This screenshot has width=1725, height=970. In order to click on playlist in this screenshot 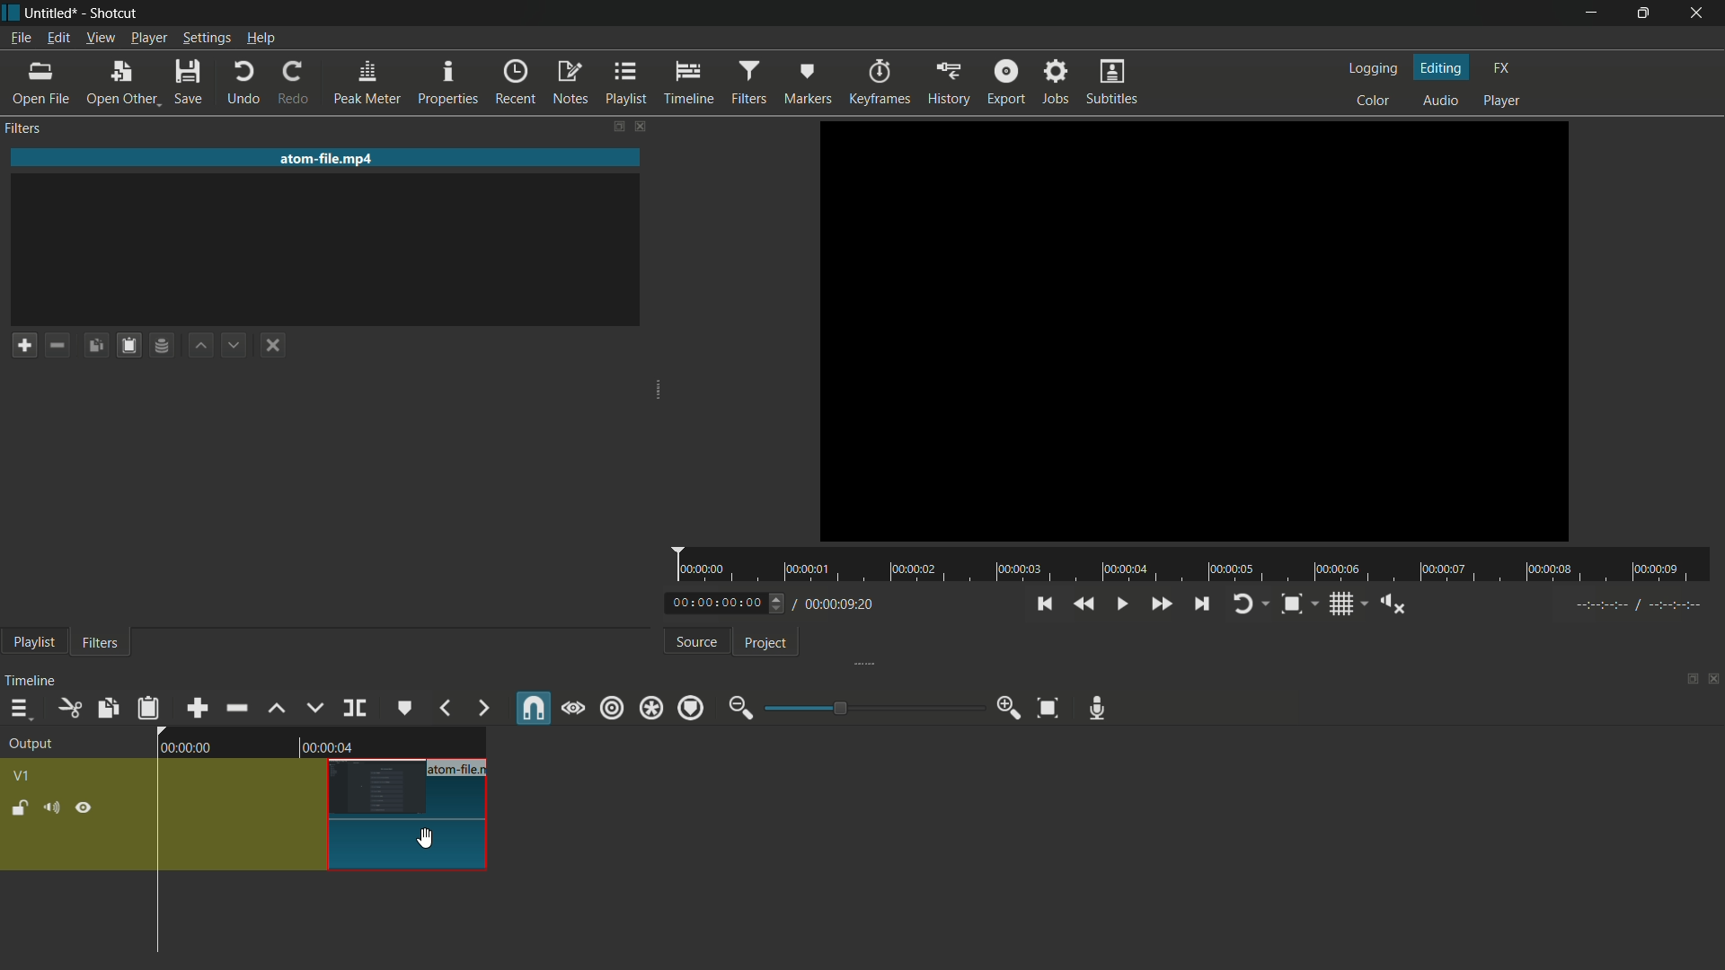, I will do `click(624, 82)`.